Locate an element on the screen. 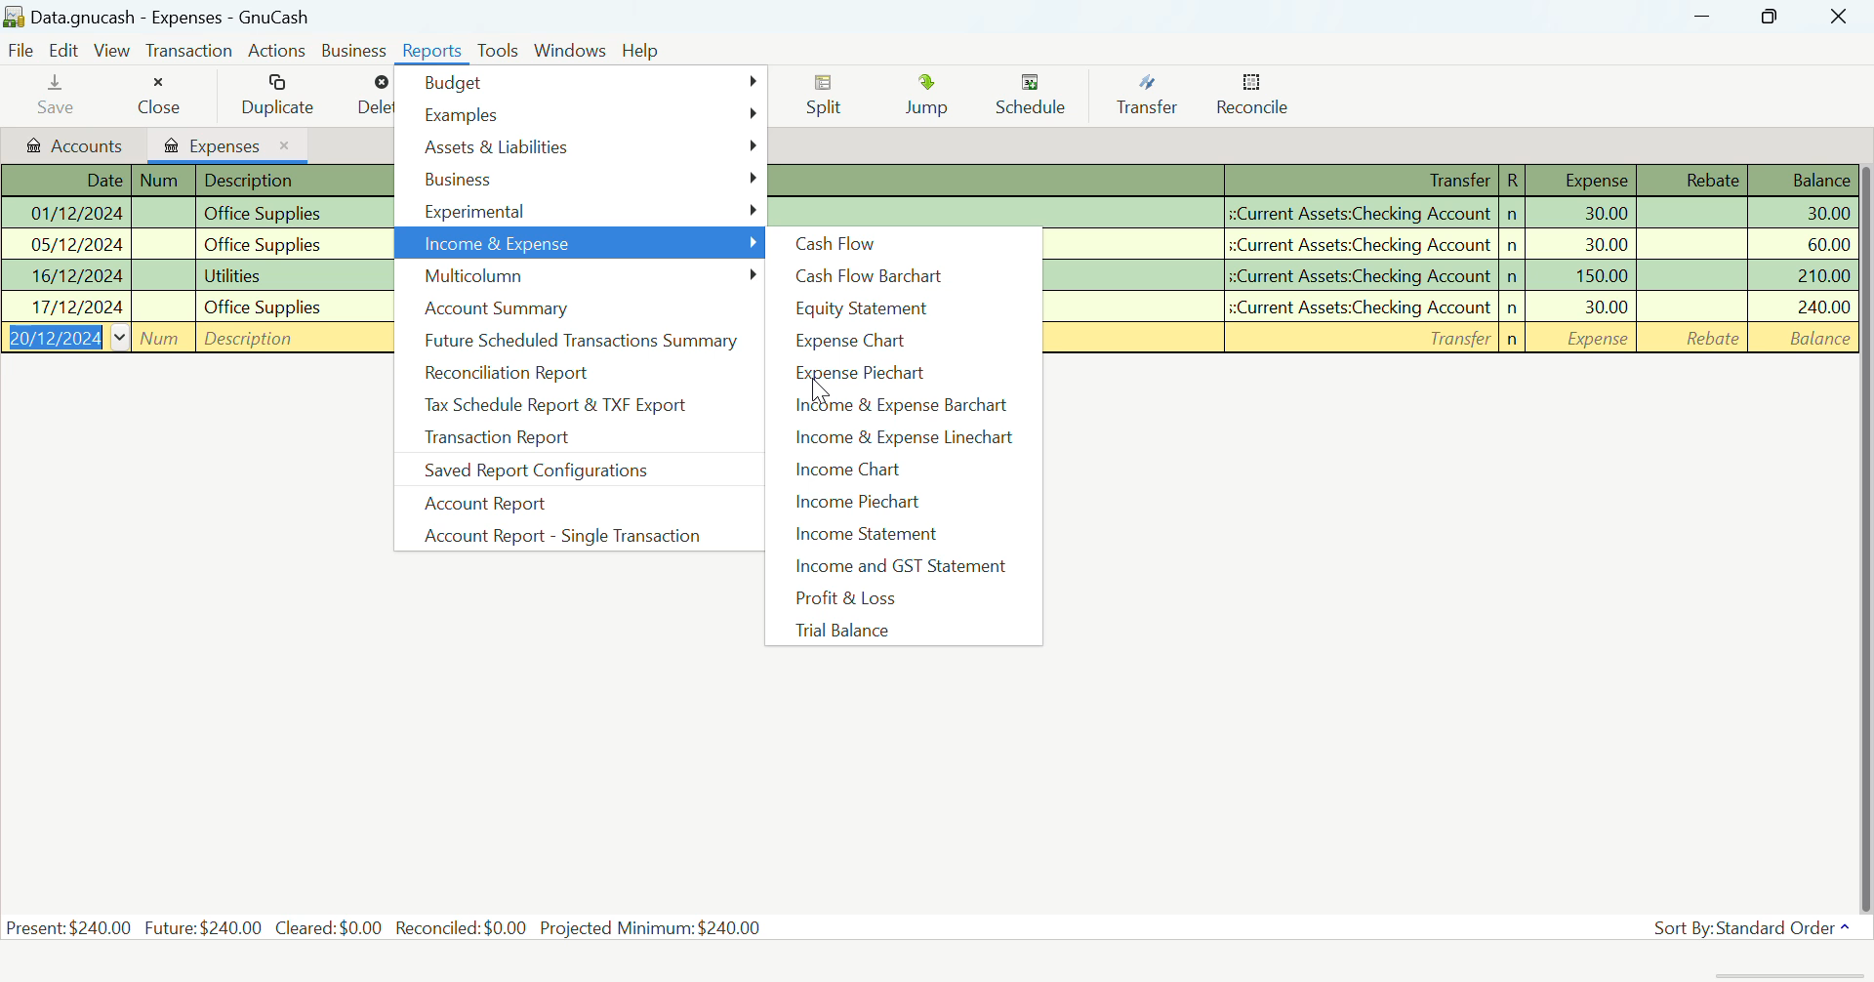 The width and height of the screenshot is (1874, 982). Trial Balance is located at coordinates (900, 631).